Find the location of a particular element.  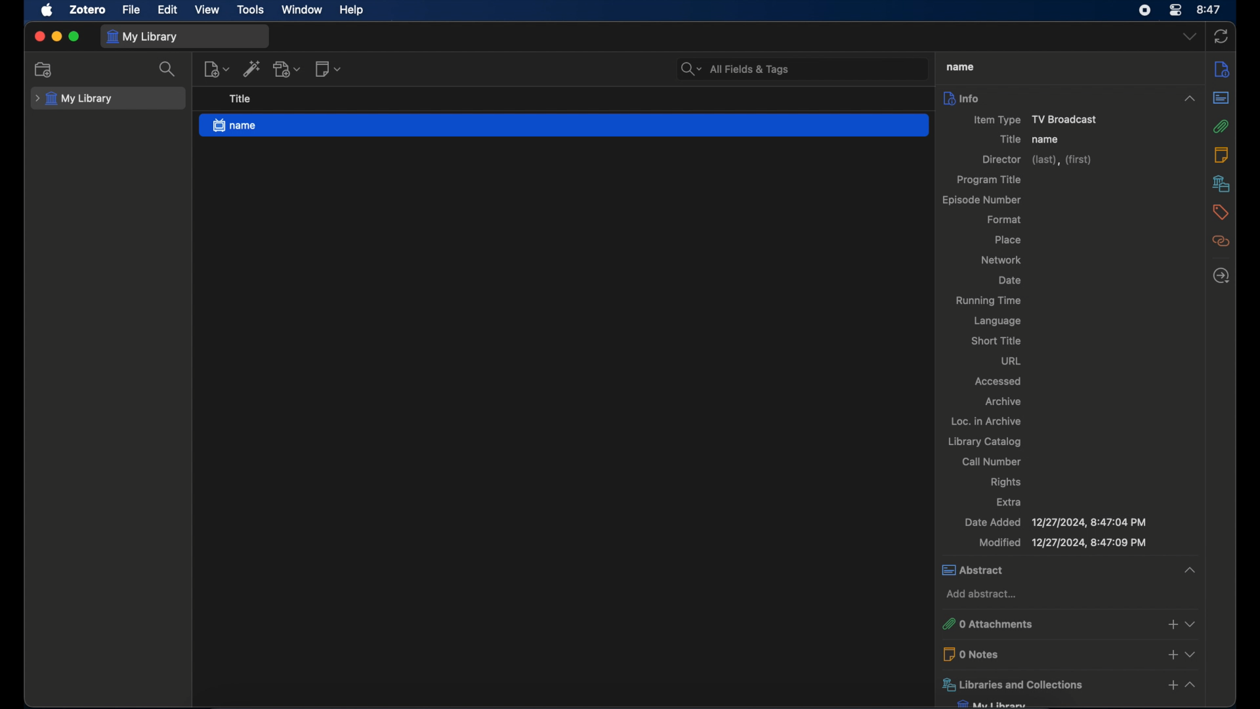

zotero is located at coordinates (88, 9).